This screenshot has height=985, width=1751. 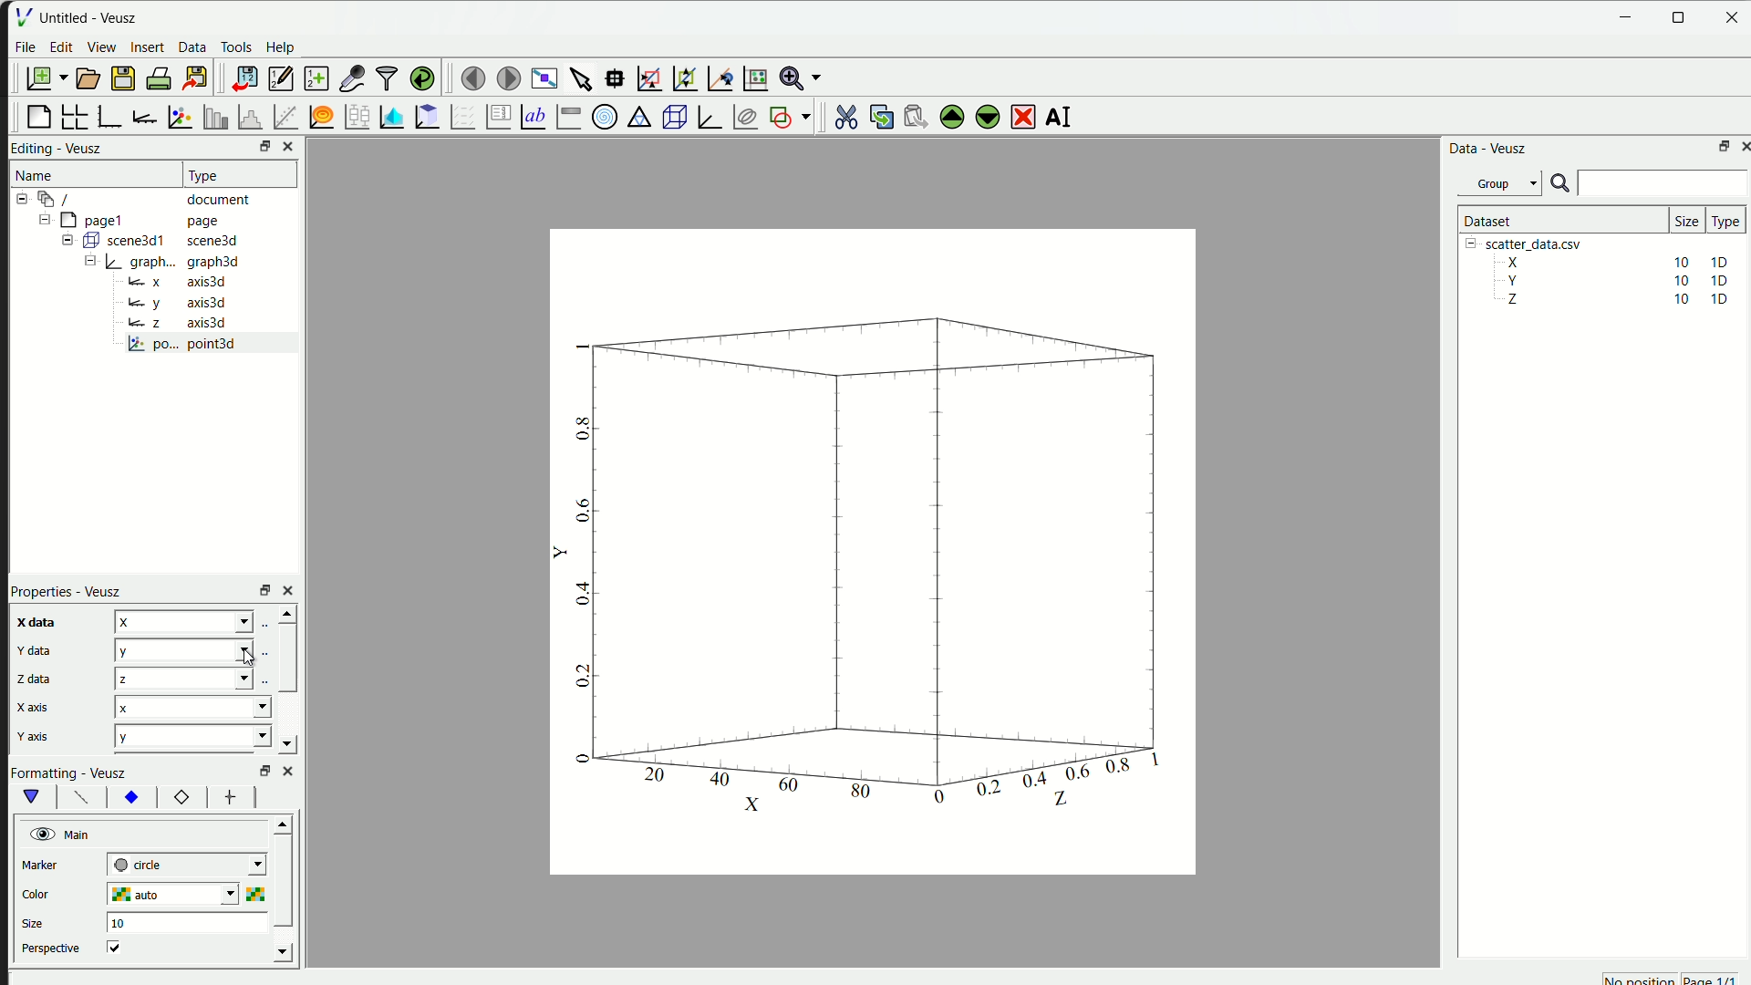 What do you see at coordinates (318, 117) in the screenshot?
I see `plot function` at bounding box center [318, 117].